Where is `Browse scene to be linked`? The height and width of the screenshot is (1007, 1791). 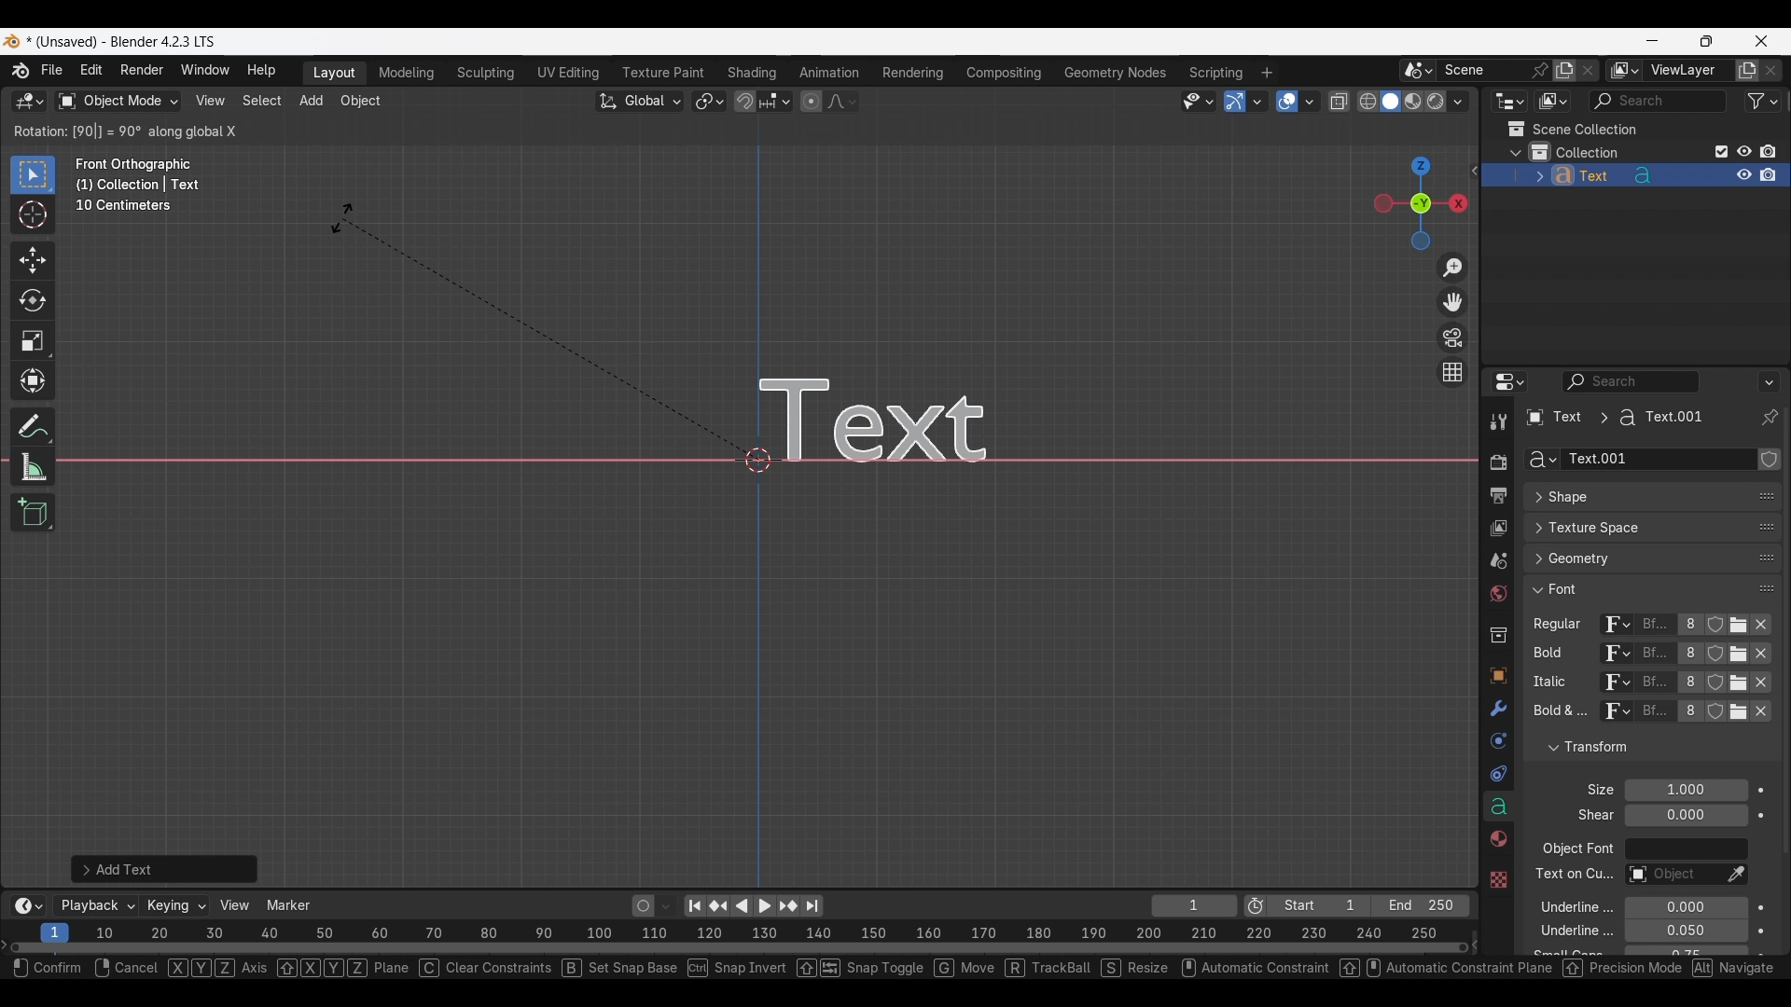
Browse scene to be linked is located at coordinates (1418, 71).